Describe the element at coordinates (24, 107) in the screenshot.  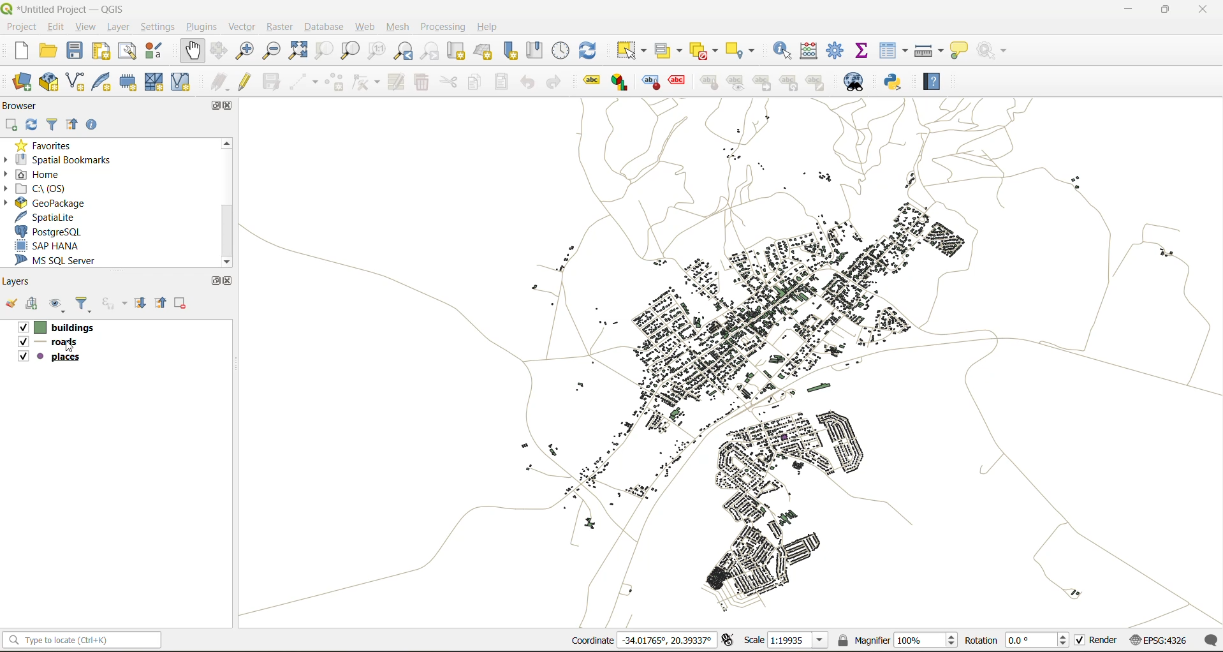
I see `browser` at that location.